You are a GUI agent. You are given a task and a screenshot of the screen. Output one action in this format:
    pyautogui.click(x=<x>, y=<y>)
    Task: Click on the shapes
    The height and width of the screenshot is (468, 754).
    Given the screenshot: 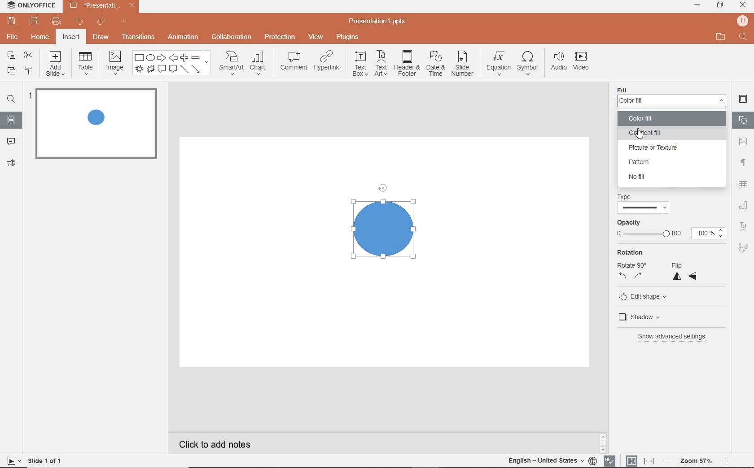 What is the action you would take?
    pyautogui.click(x=172, y=63)
    